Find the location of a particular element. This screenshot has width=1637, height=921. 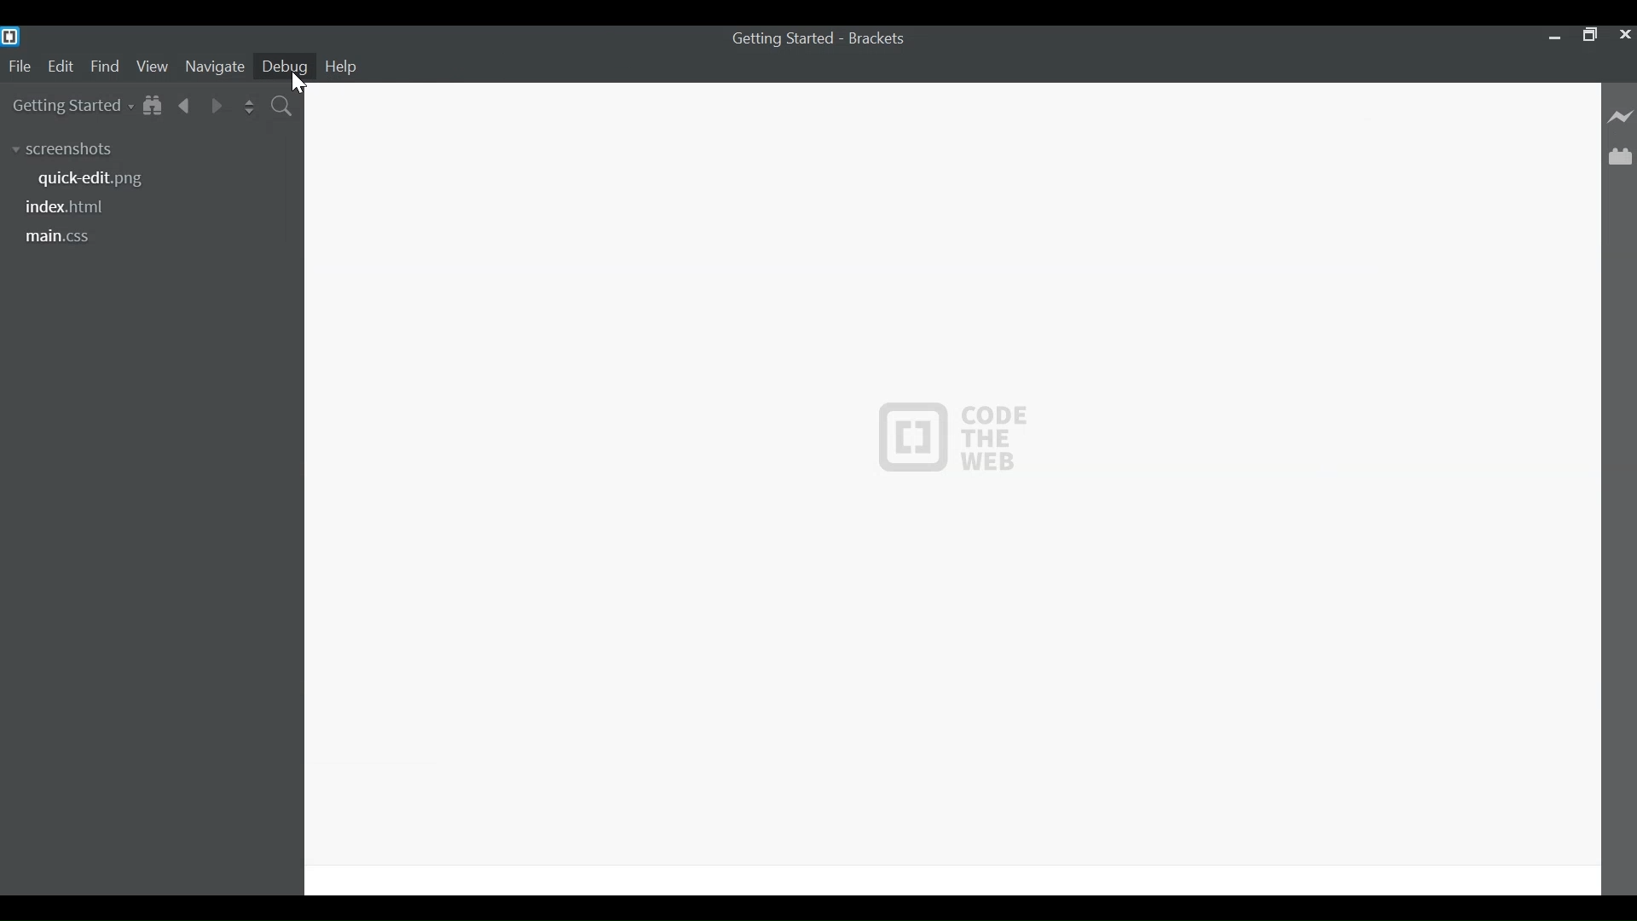

Restore is located at coordinates (1589, 36).